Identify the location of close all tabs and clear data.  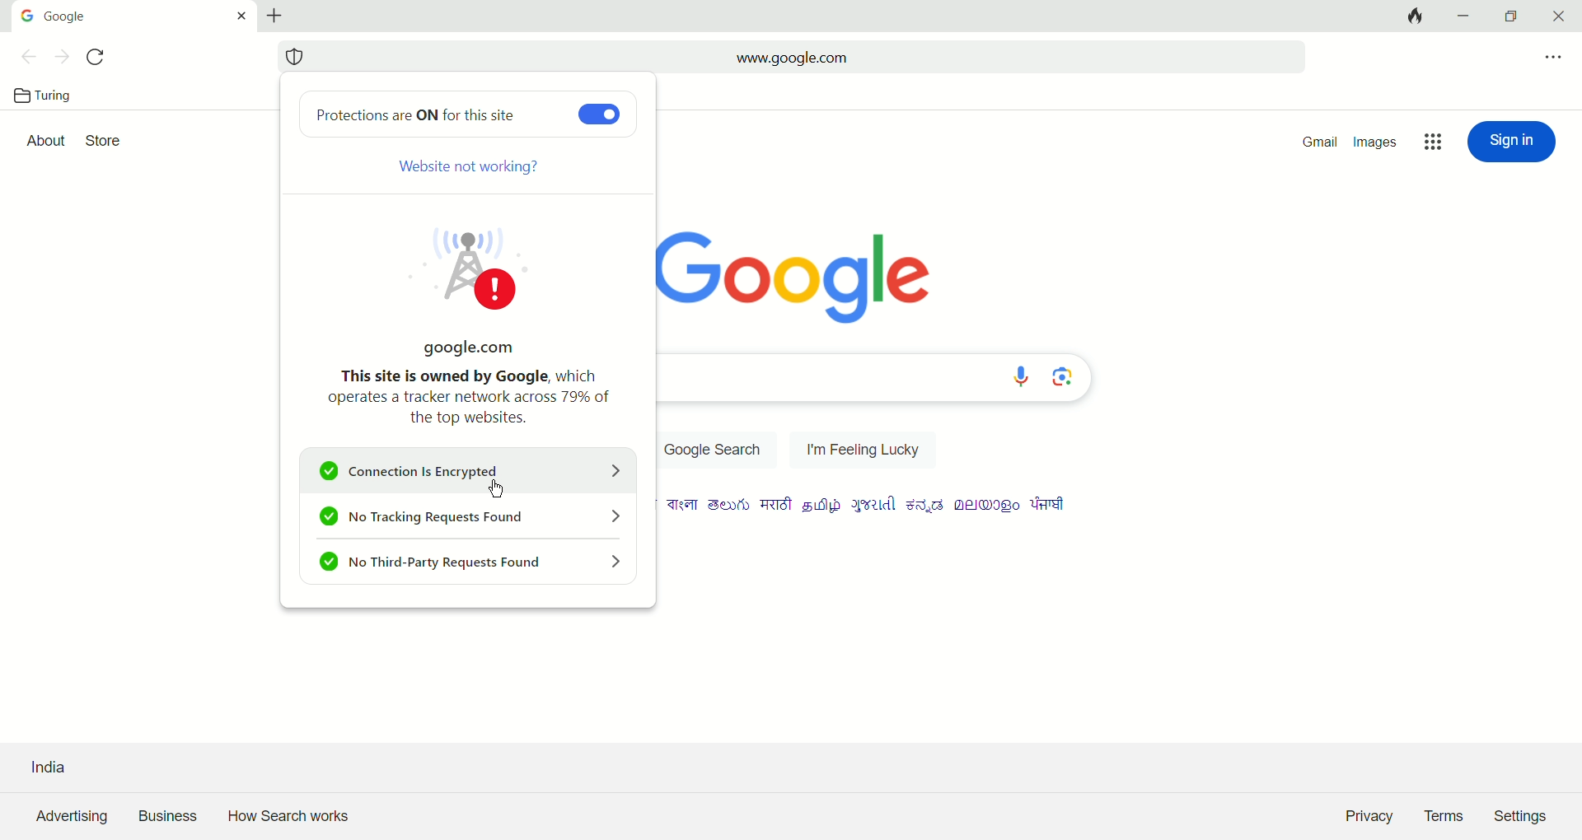
(1413, 16).